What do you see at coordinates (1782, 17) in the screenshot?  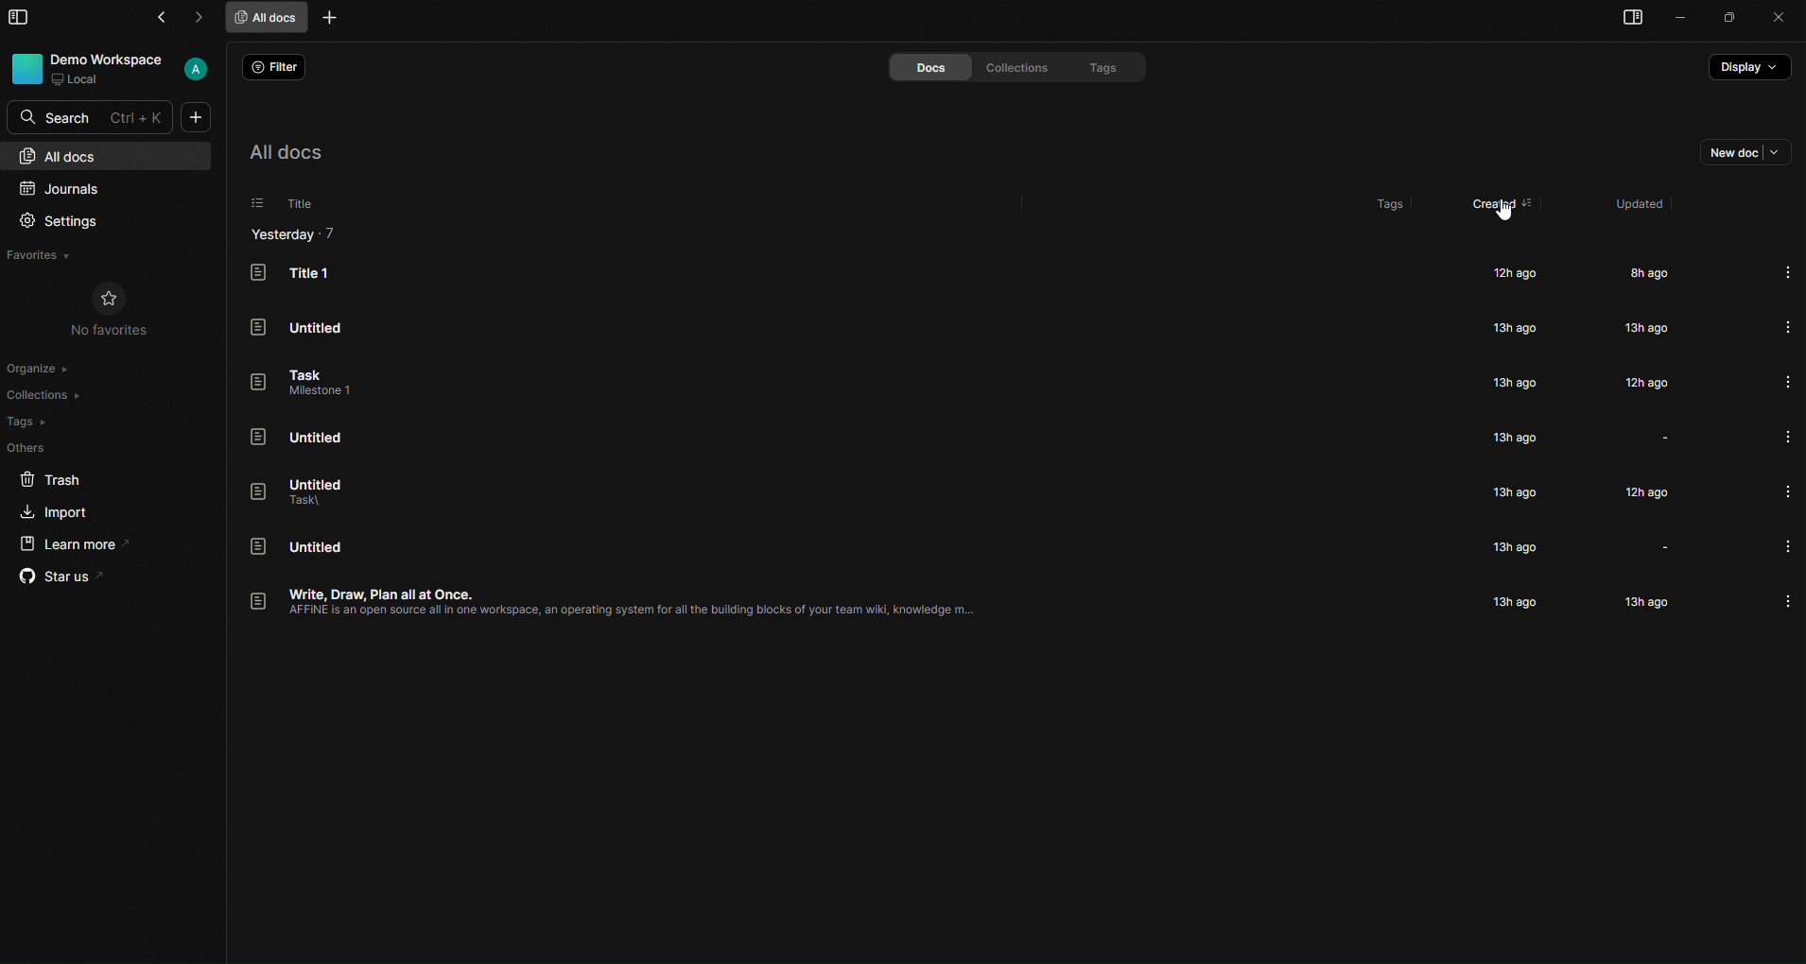 I see `close` at bounding box center [1782, 17].